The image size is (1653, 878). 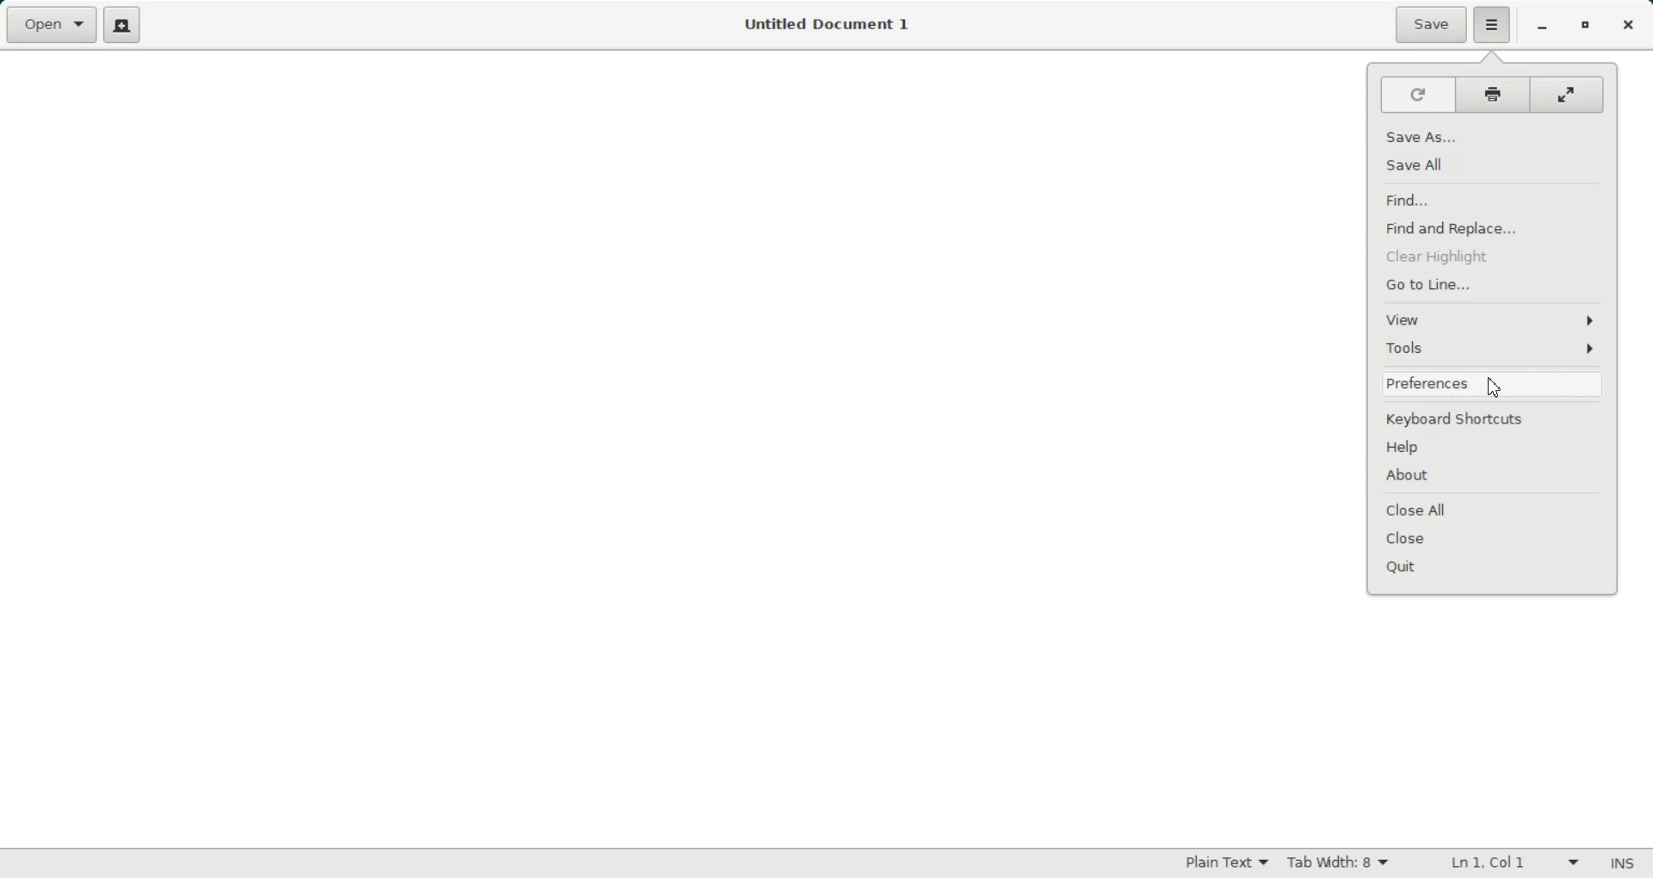 What do you see at coordinates (1338, 863) in the screenshot?
I see `Tab Width` at bounding box center [1338, 863].